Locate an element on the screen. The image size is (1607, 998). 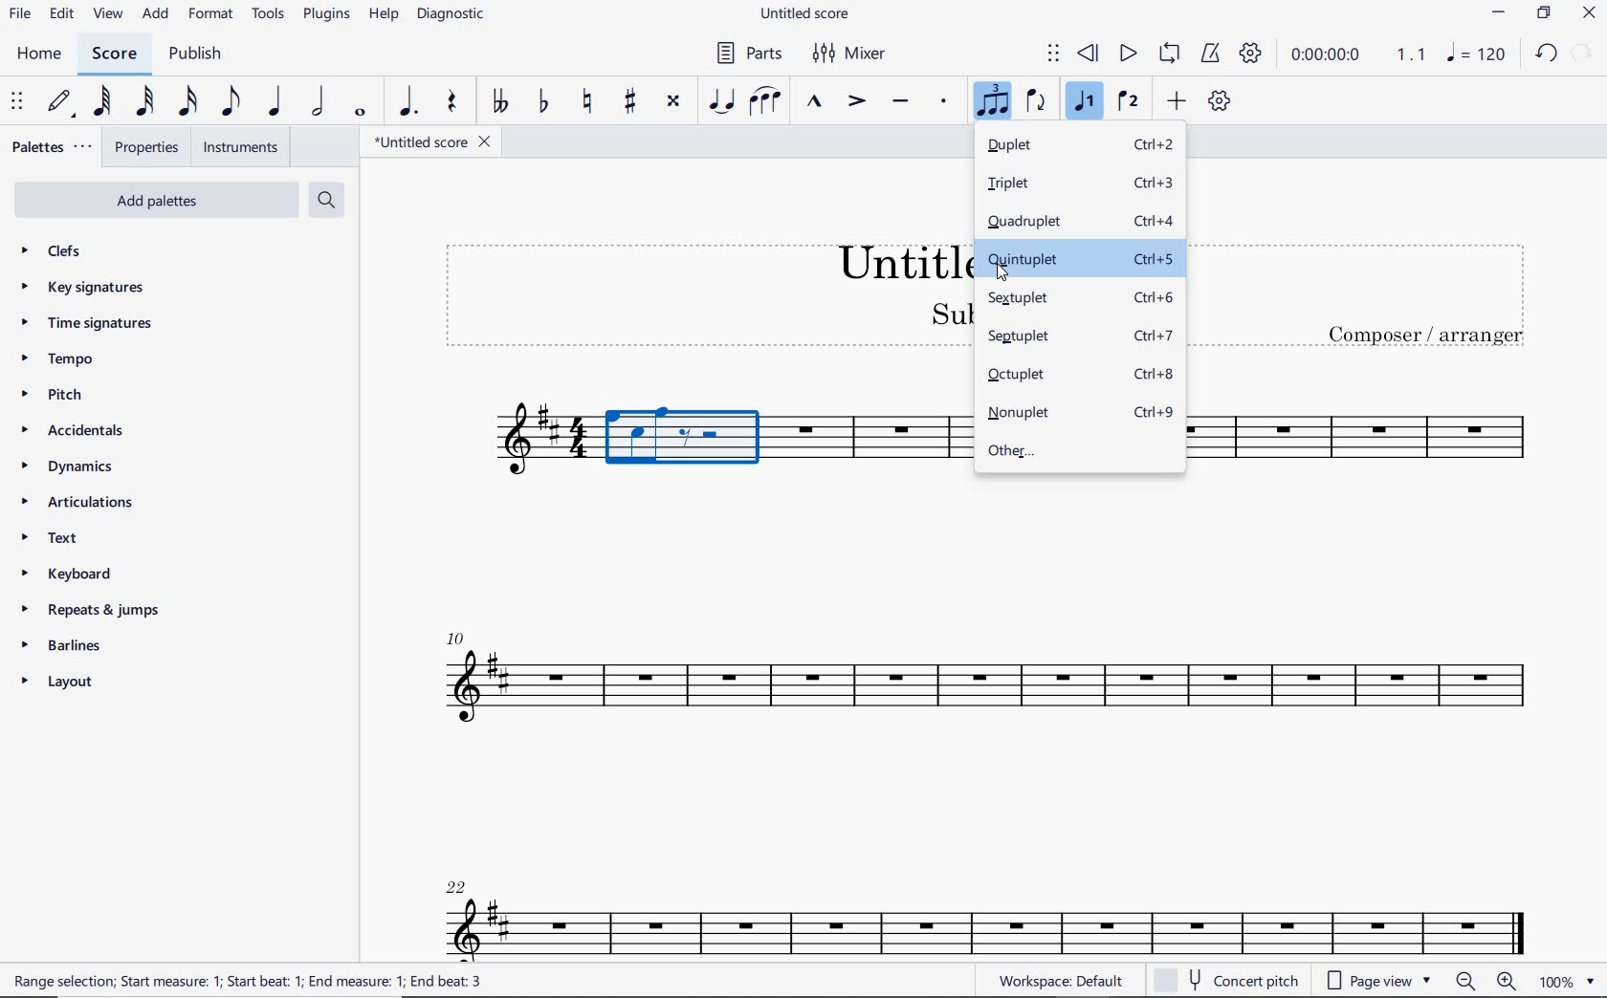
ACCIDENTALS is located at coordinates (85, 431).